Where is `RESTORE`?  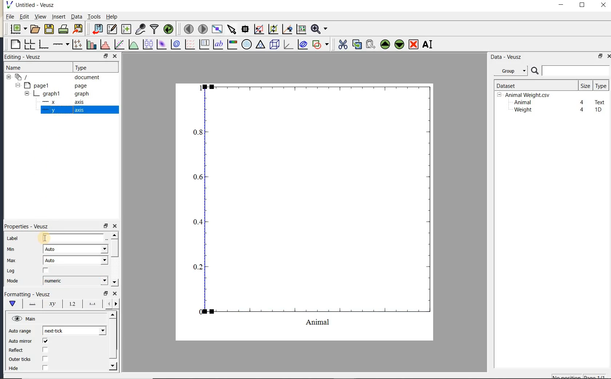 RESTORE is located at coordinates (104, 55).